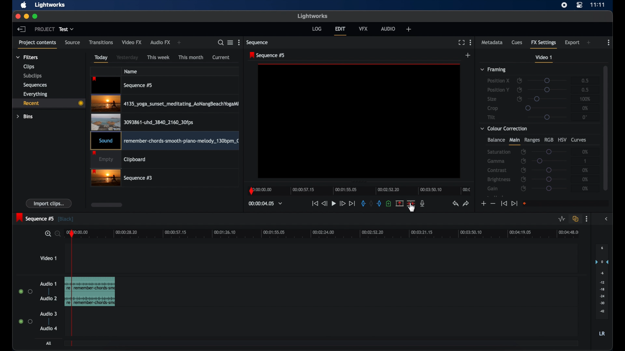  Describe the element at coordinates (27, 57) in the screenshot. I see `filters` at that location.